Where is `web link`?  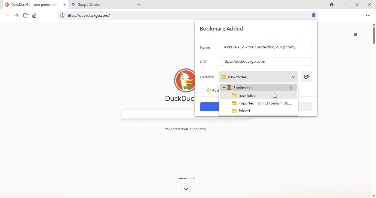 web link is located at coordinates (179, 14).